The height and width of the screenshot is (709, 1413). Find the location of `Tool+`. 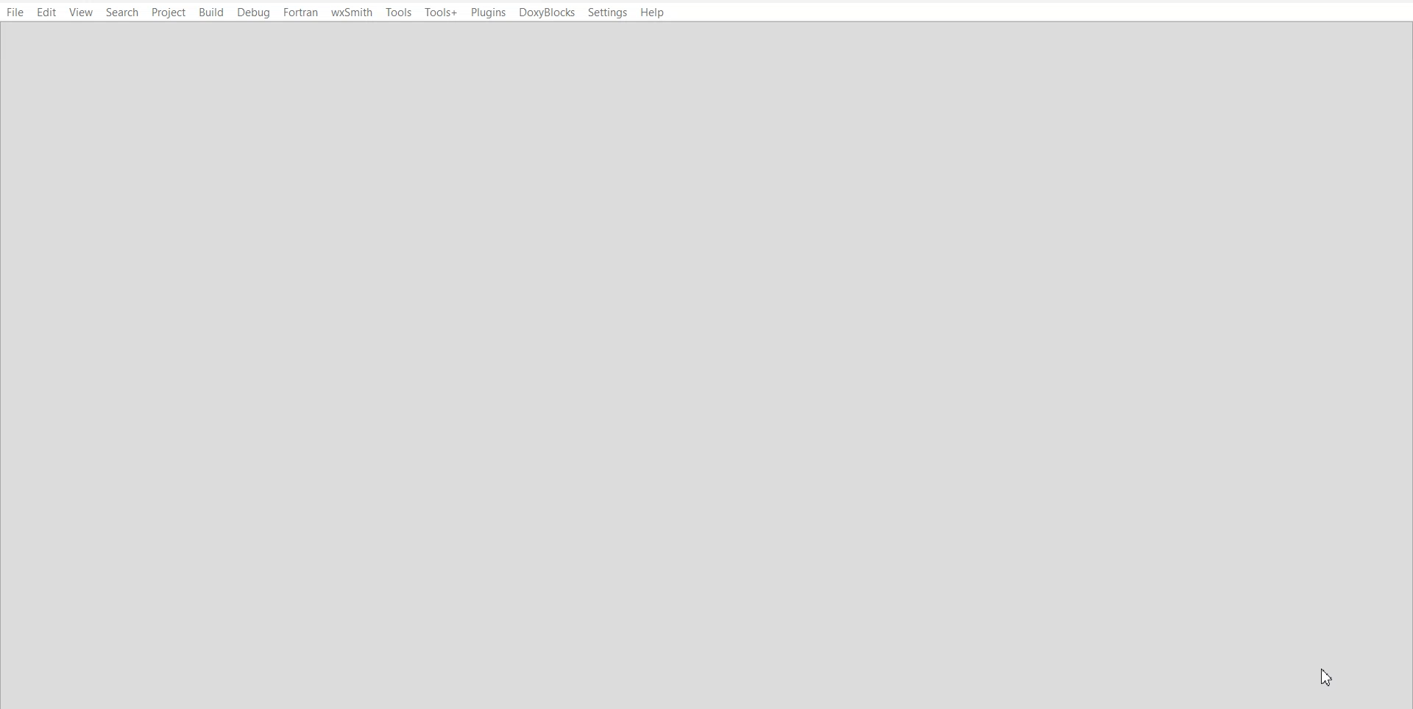

Tool+ is located at coordinates (443, 13).